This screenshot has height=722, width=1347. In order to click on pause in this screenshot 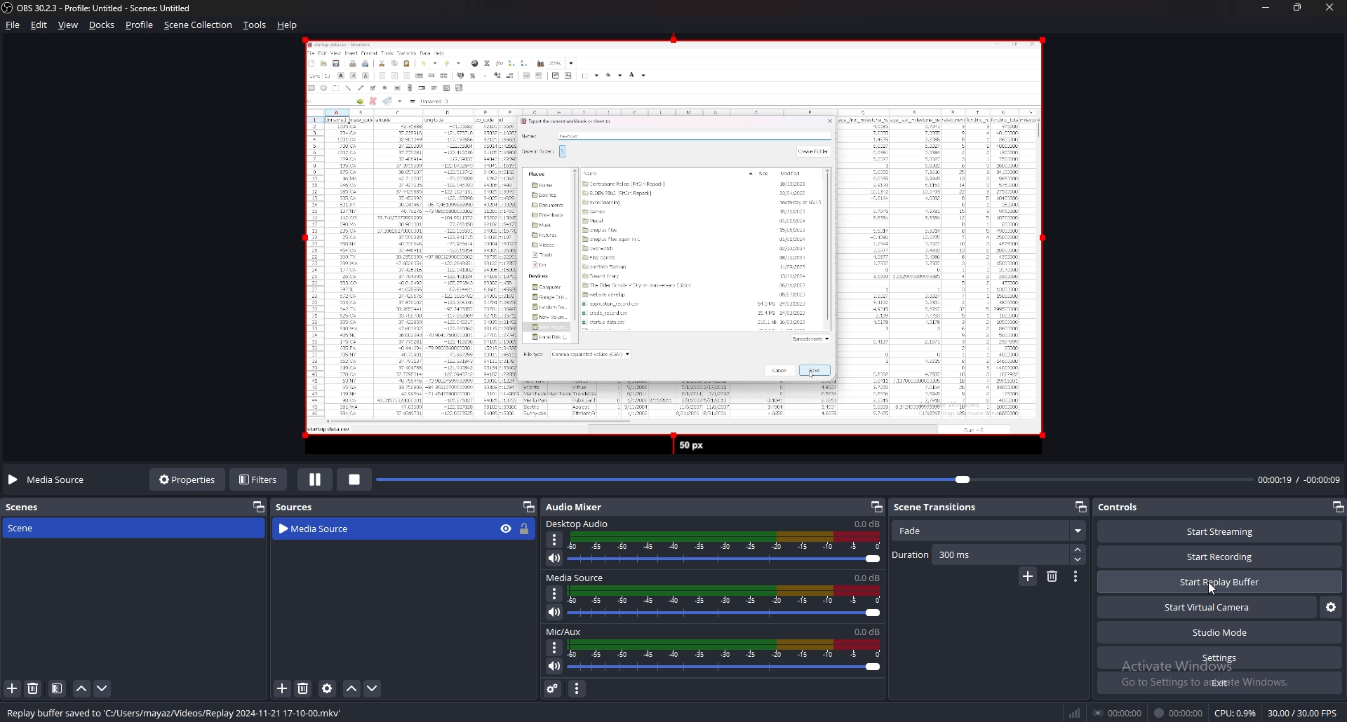, I will do `click(314, 481)`.